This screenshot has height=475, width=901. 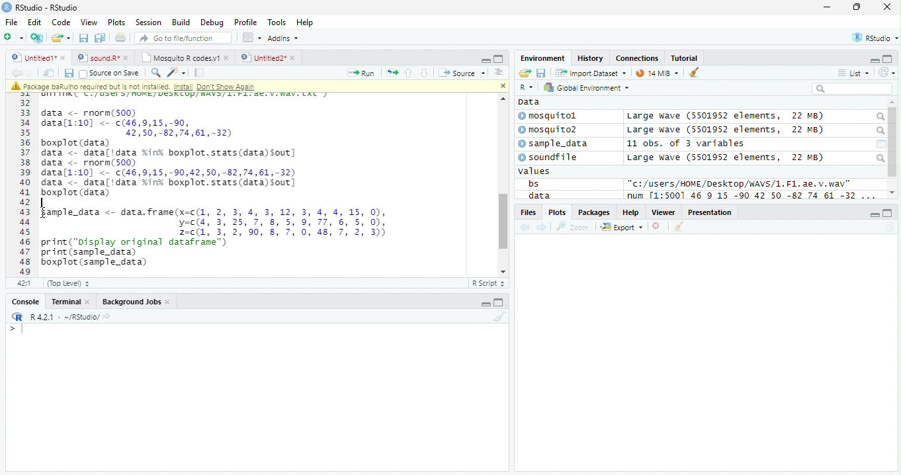 I want to click on scroll down, so click(x=892, y=193).